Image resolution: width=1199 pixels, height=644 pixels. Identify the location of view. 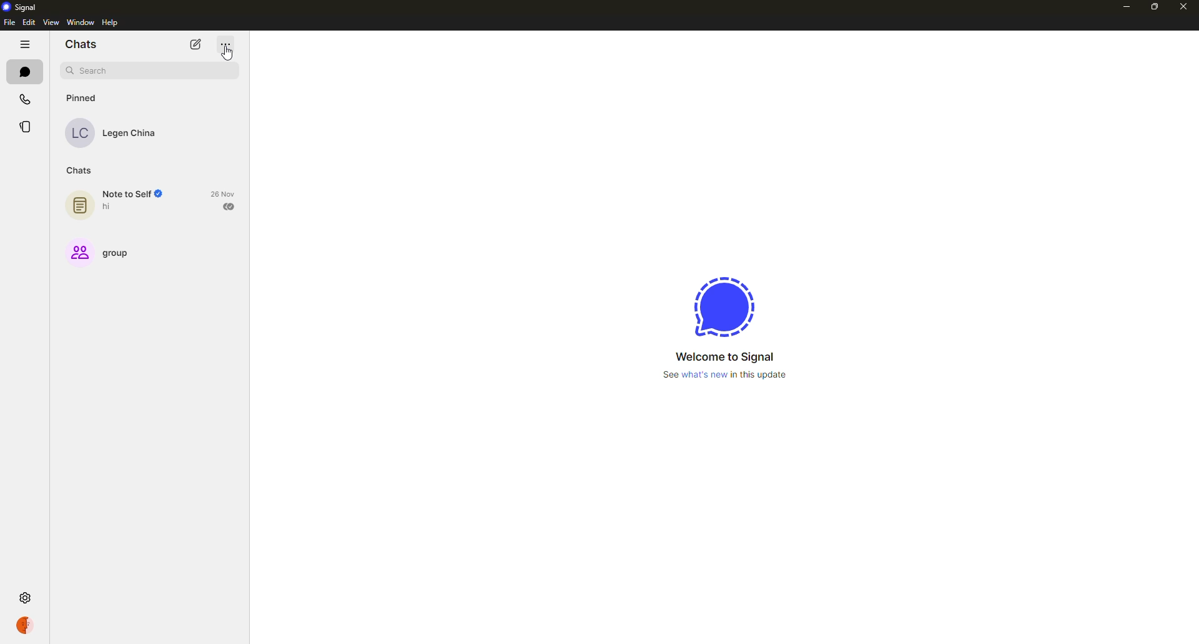
(52, 22).